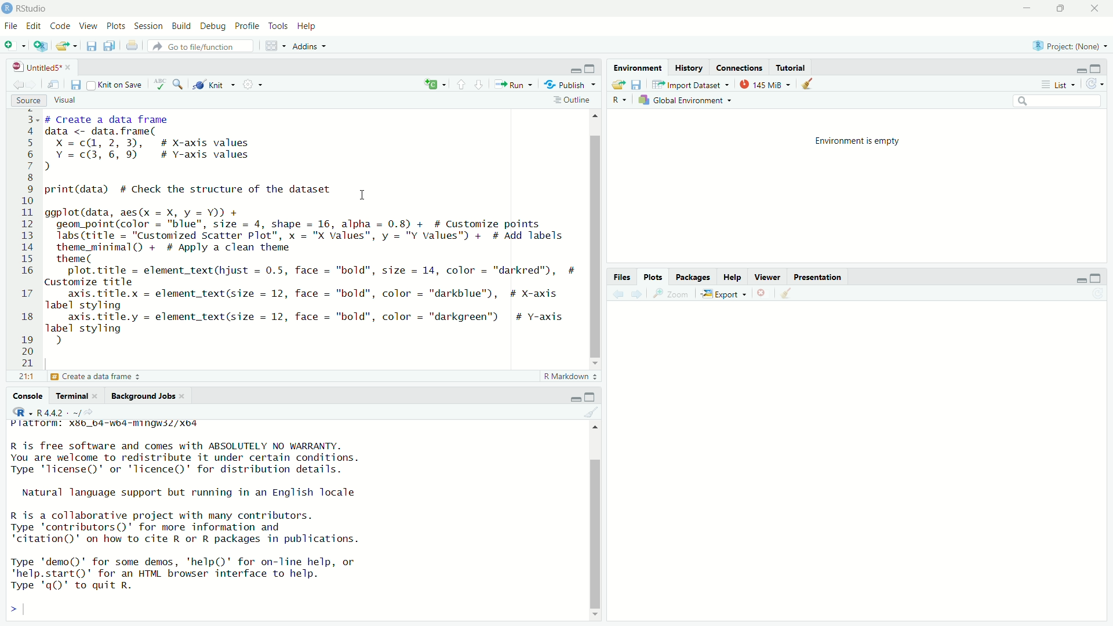  I want to click on Maximize, so click(1062, 7).